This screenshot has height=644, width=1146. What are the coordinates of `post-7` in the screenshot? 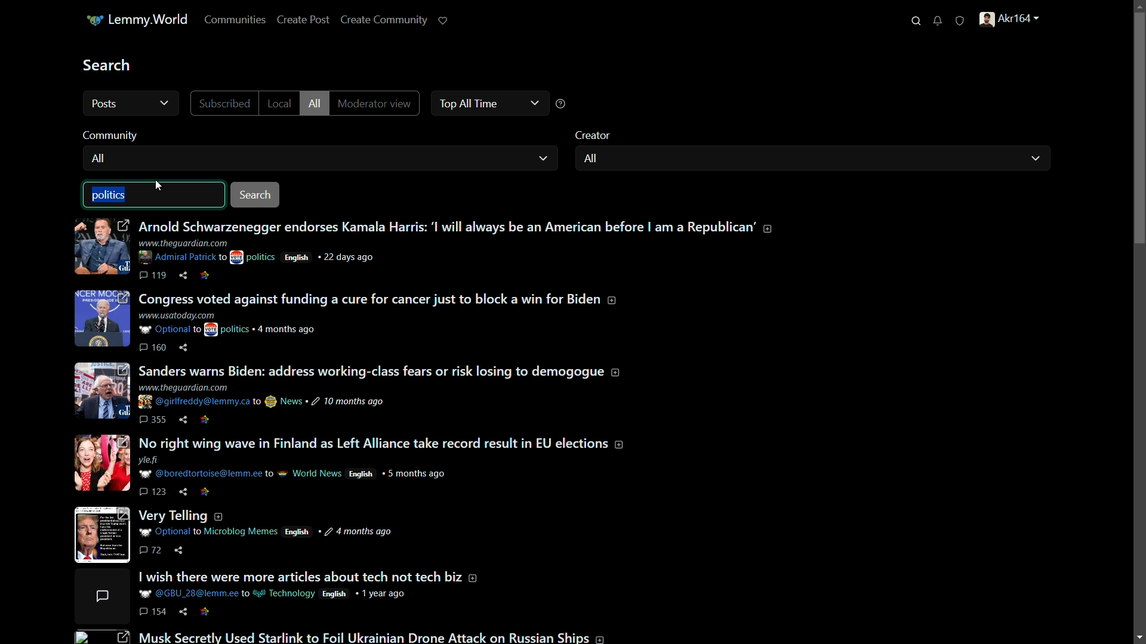 It's located at (341, 637).